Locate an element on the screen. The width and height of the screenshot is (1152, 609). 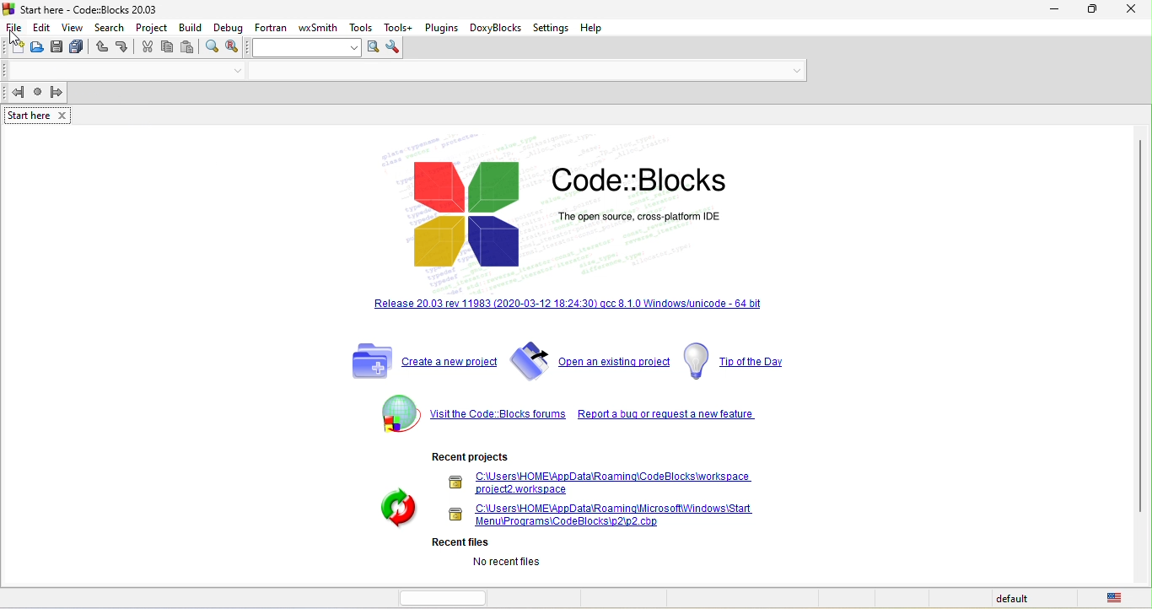
edit is located at coordinates (42, 26).